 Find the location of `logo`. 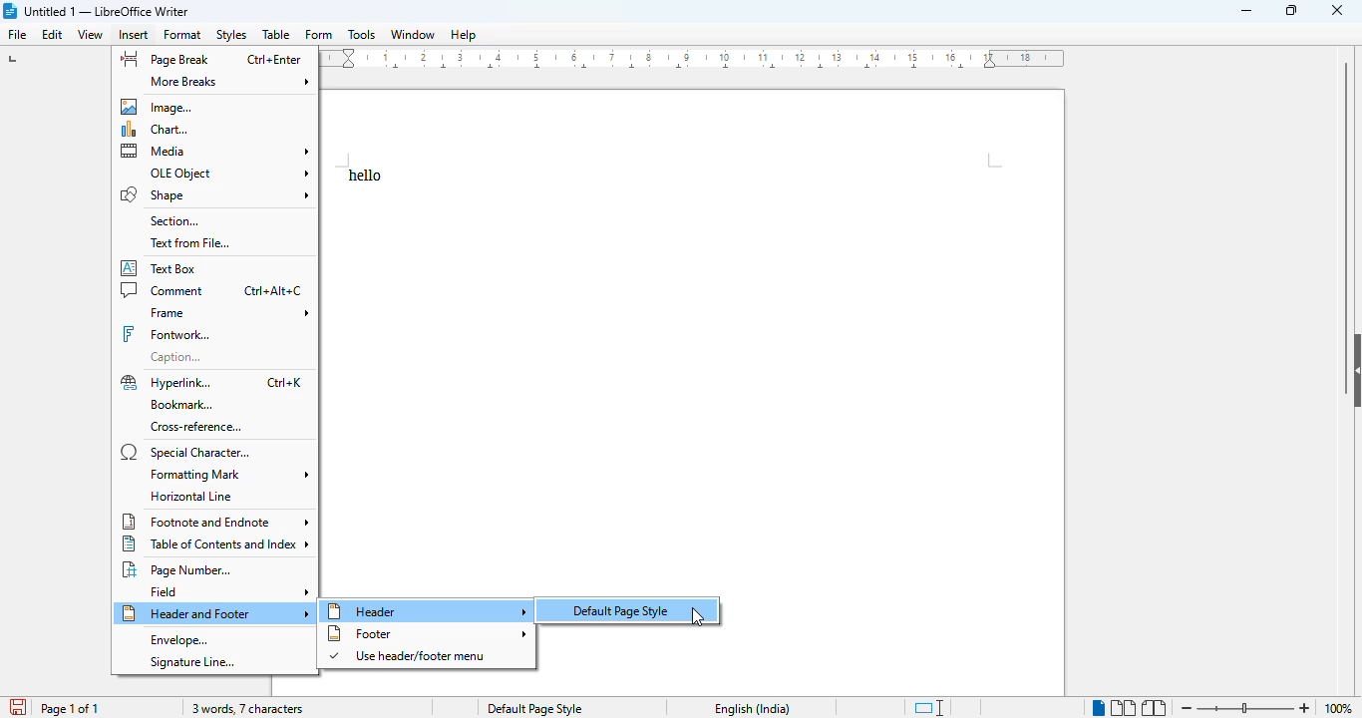

logo is located at coordinates (9, 11).